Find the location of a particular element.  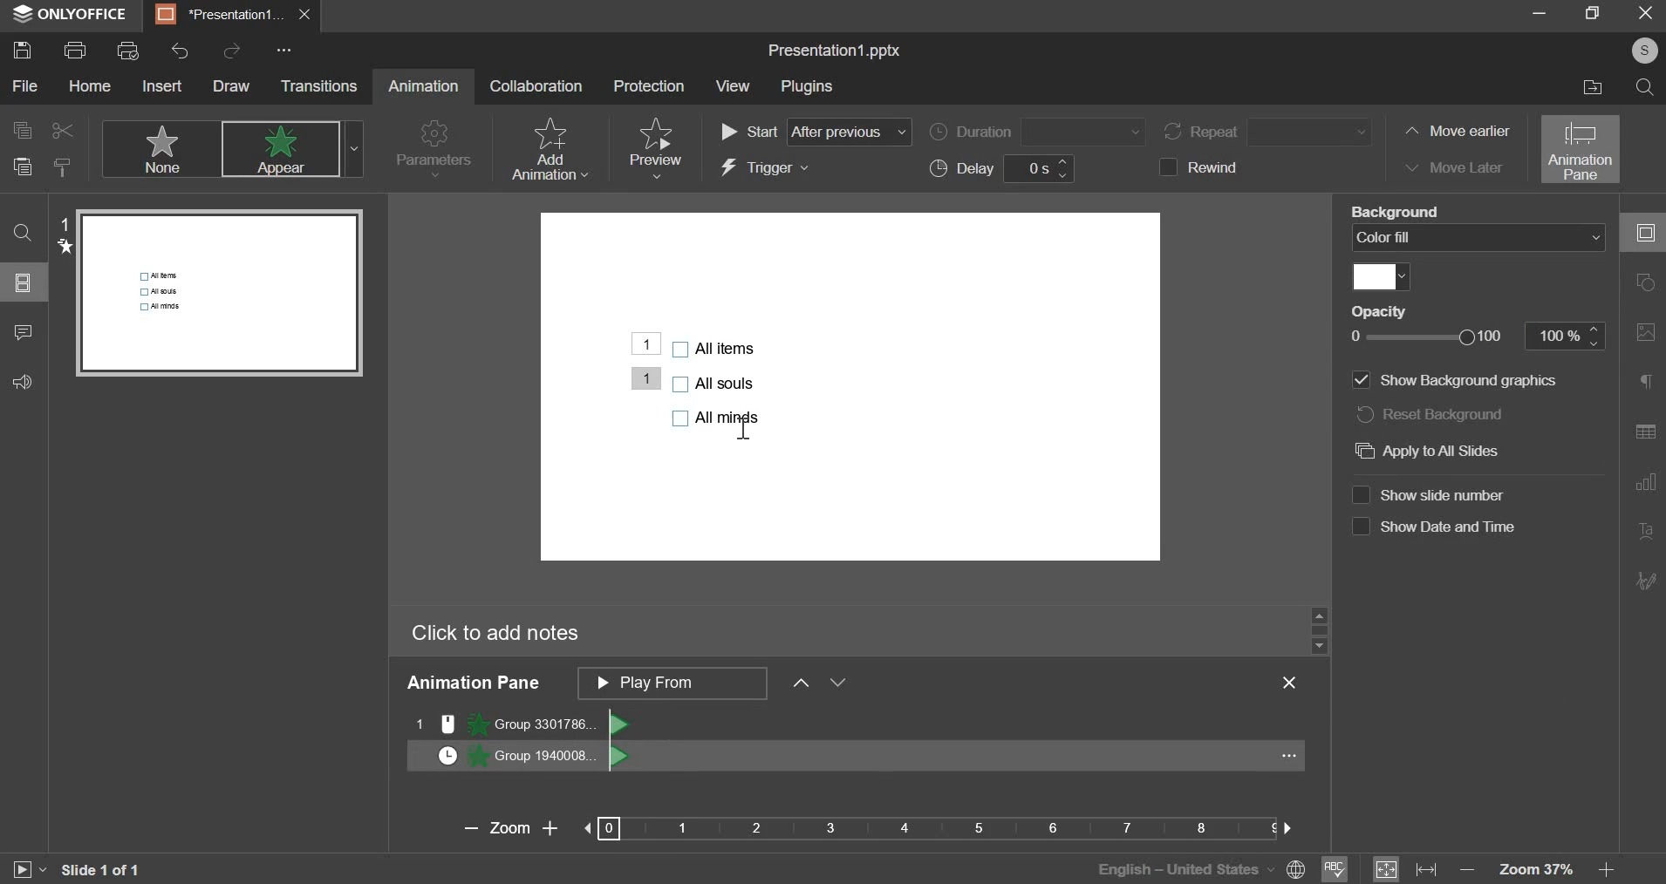

file name is located at coordinates (835, 51).